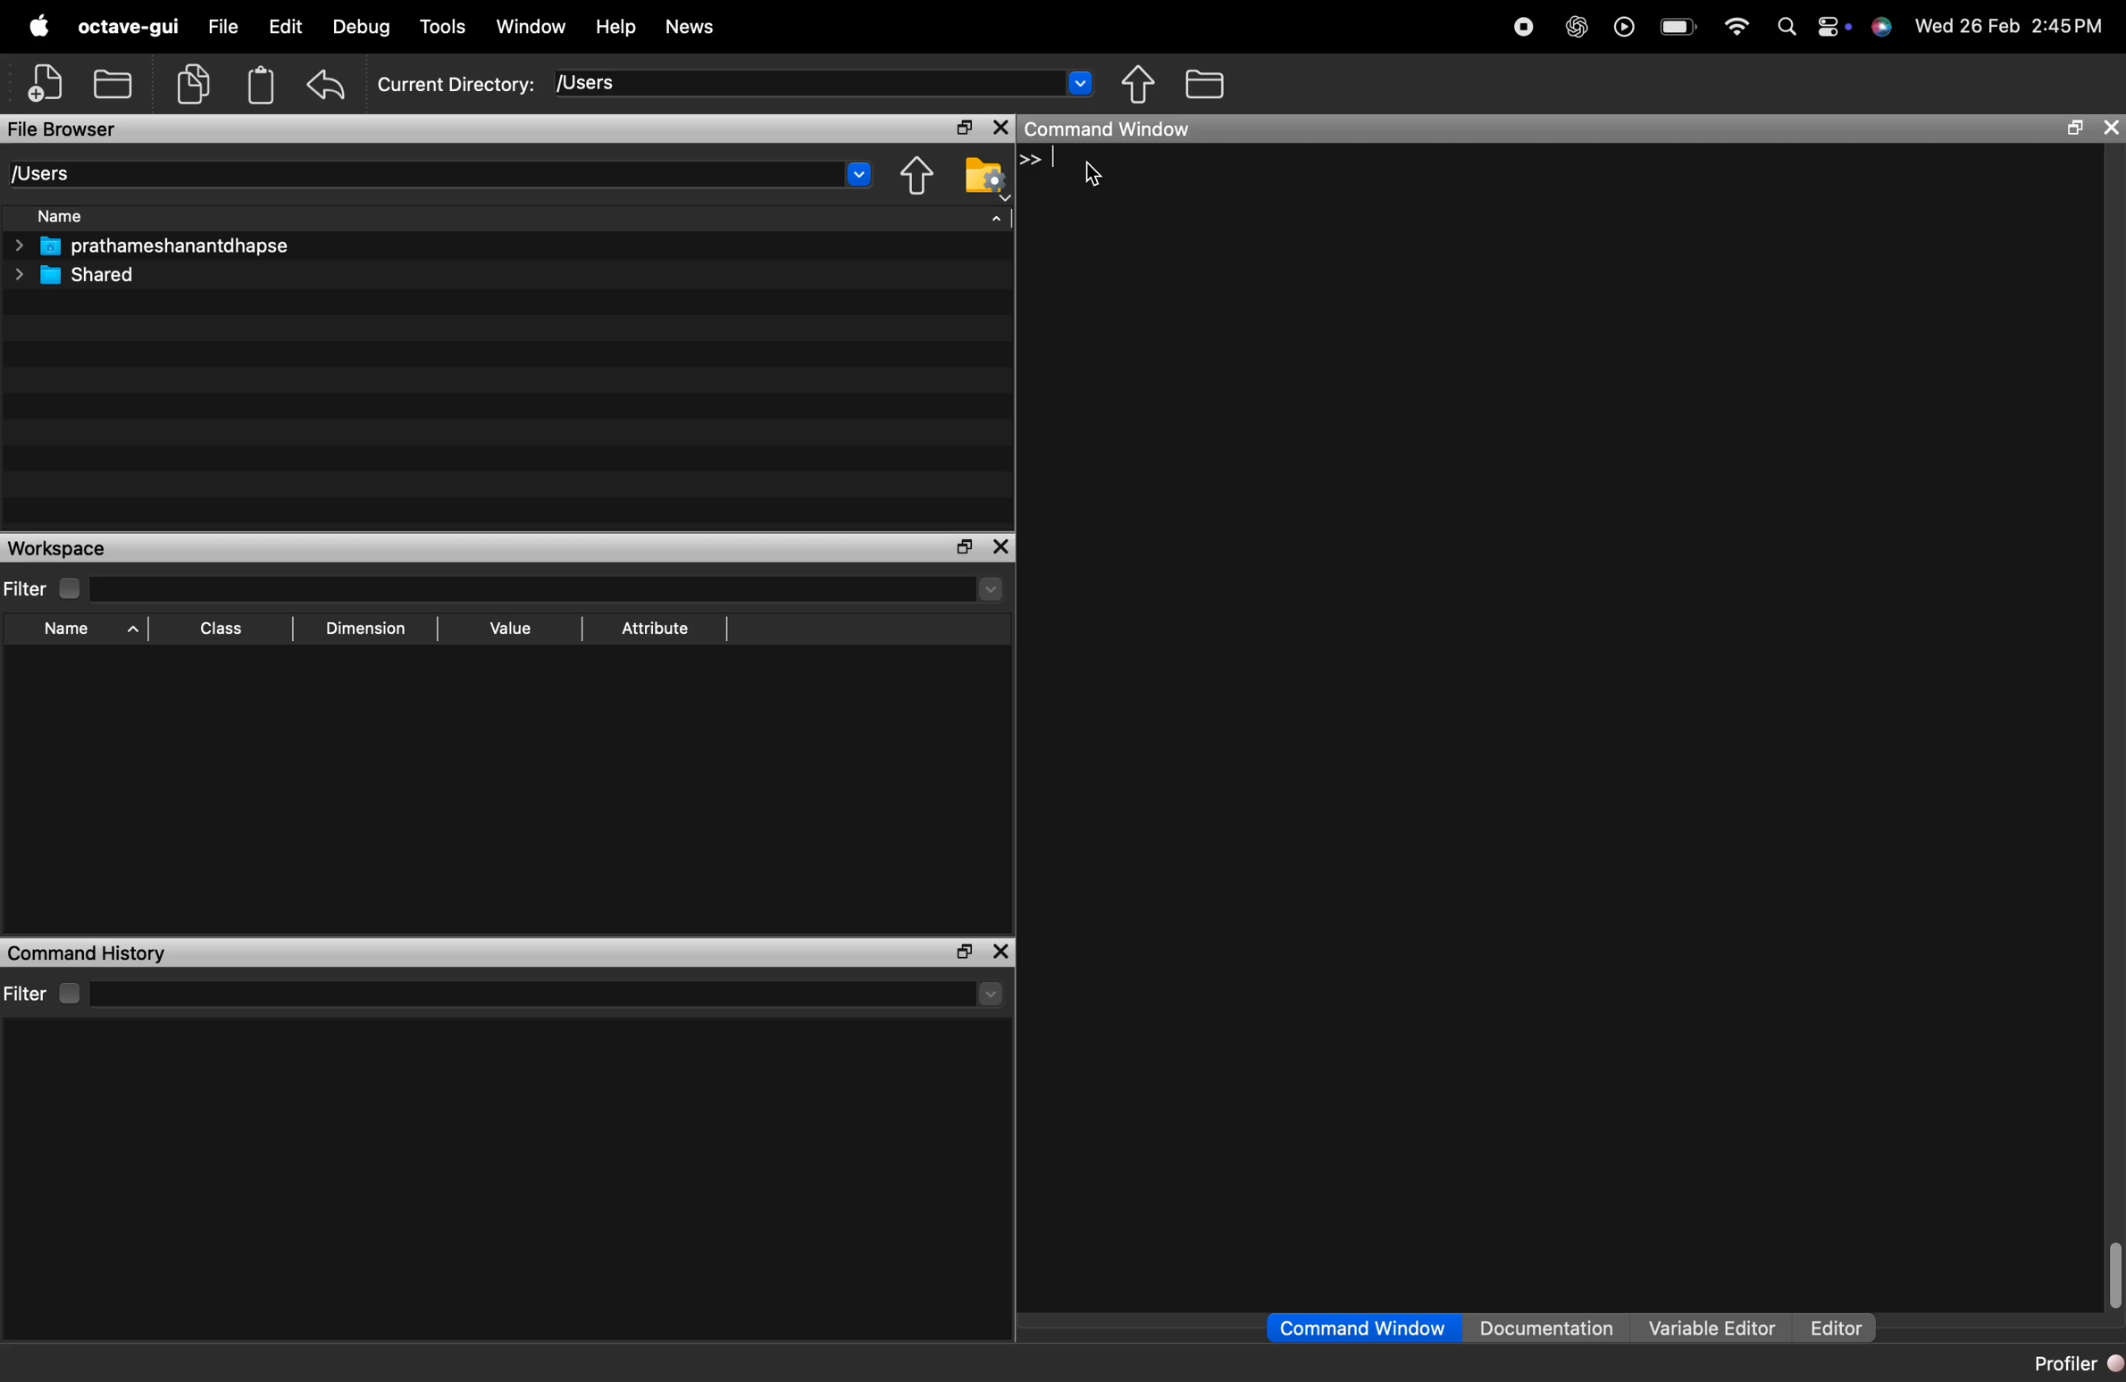 This screenshot has height=1382, width=2126. What do you see at coordinates (98, 949) in the screenshot?
I see `I
Command History` at bounding box center [98, 949].